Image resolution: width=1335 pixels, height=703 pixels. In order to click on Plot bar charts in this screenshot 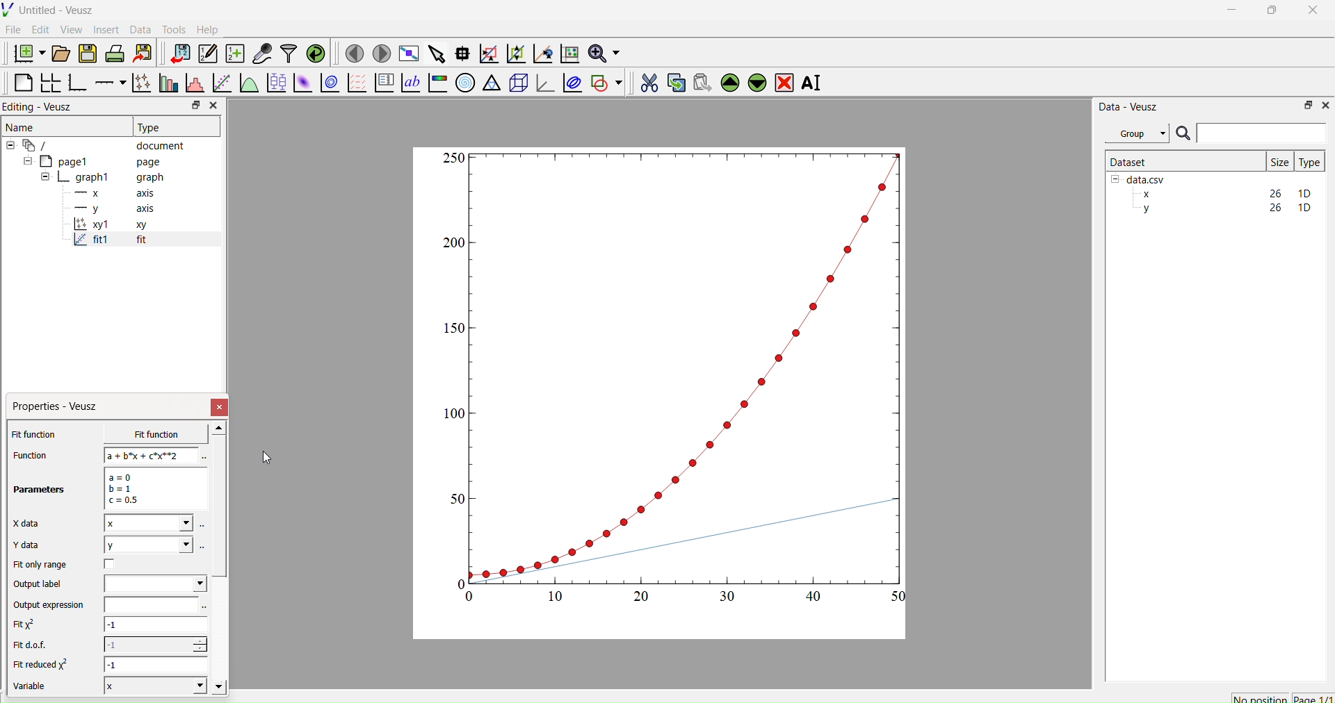, I will do `click(167, 84)`.